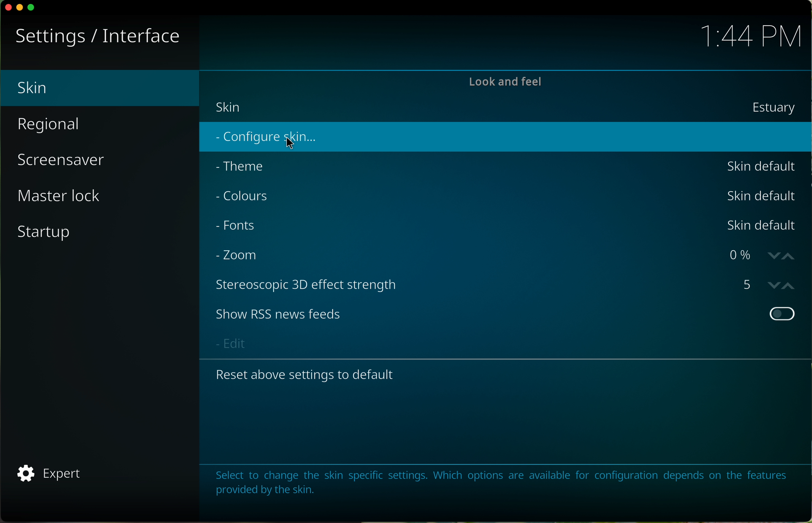 The width and height of the screenshot is (812, 523). What do you see at coordinates (63, 163) in the screenshot?
I see `screensaver` at bounding box center [63, 163].